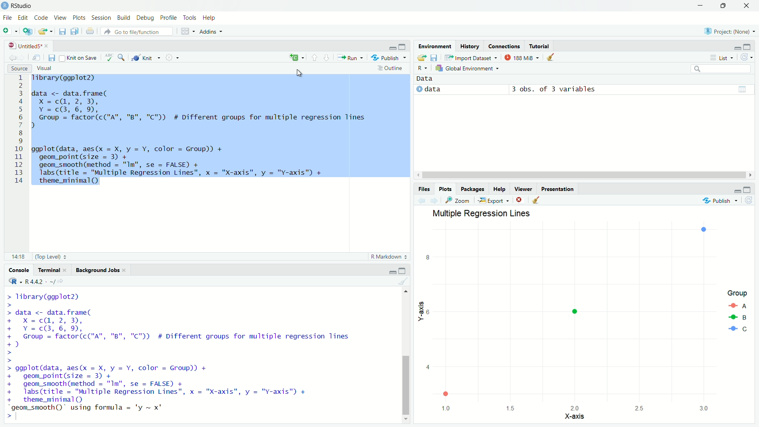  What do you see at coordinates (469, 47) in the screenshot?
I see `History` at bounding box center [469, 47].